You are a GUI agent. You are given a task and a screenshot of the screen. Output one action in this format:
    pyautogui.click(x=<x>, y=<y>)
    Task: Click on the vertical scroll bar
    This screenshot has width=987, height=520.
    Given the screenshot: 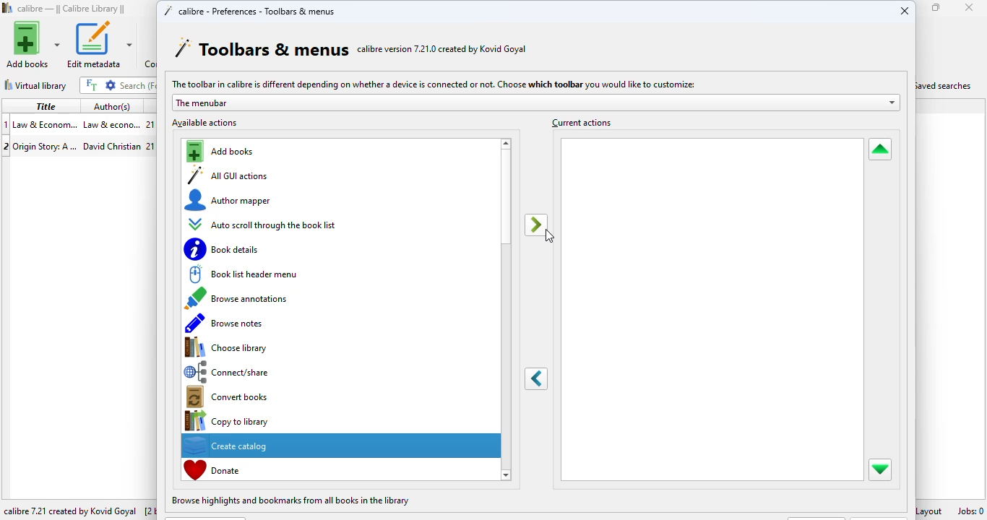 What is the action you would take?
    pyautogui.click(x=506, y=199)
    